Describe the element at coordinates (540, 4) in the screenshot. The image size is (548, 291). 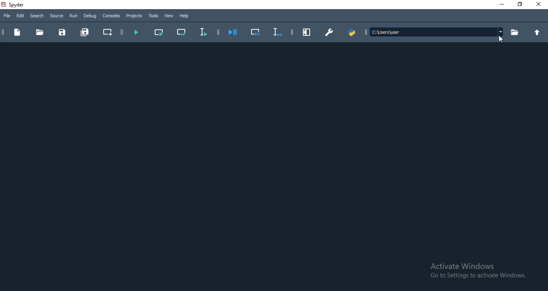
I see `Close` at that location.